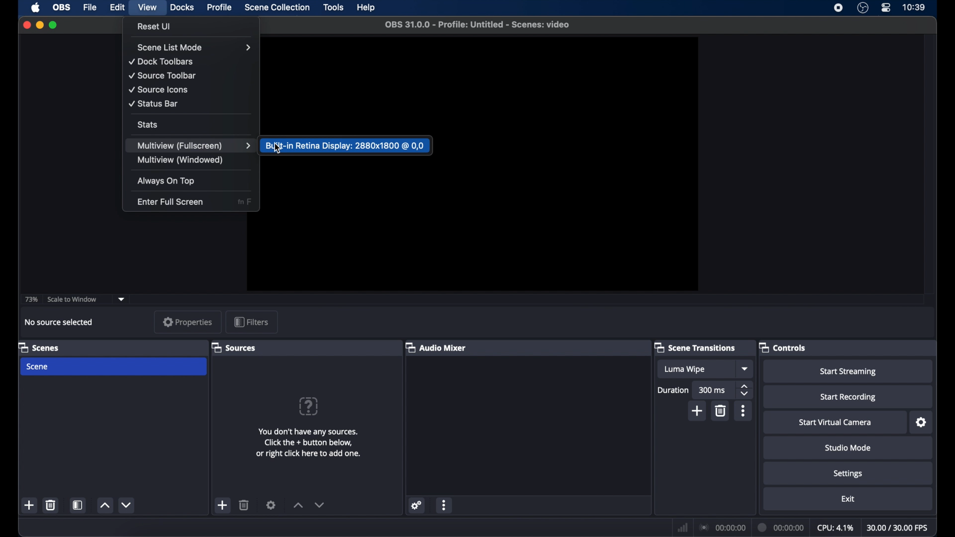 The height and width of the screenshot is (537, 955). Describe the element at coordinates (182, 7) in the screenshot. I see `docks` at that location.